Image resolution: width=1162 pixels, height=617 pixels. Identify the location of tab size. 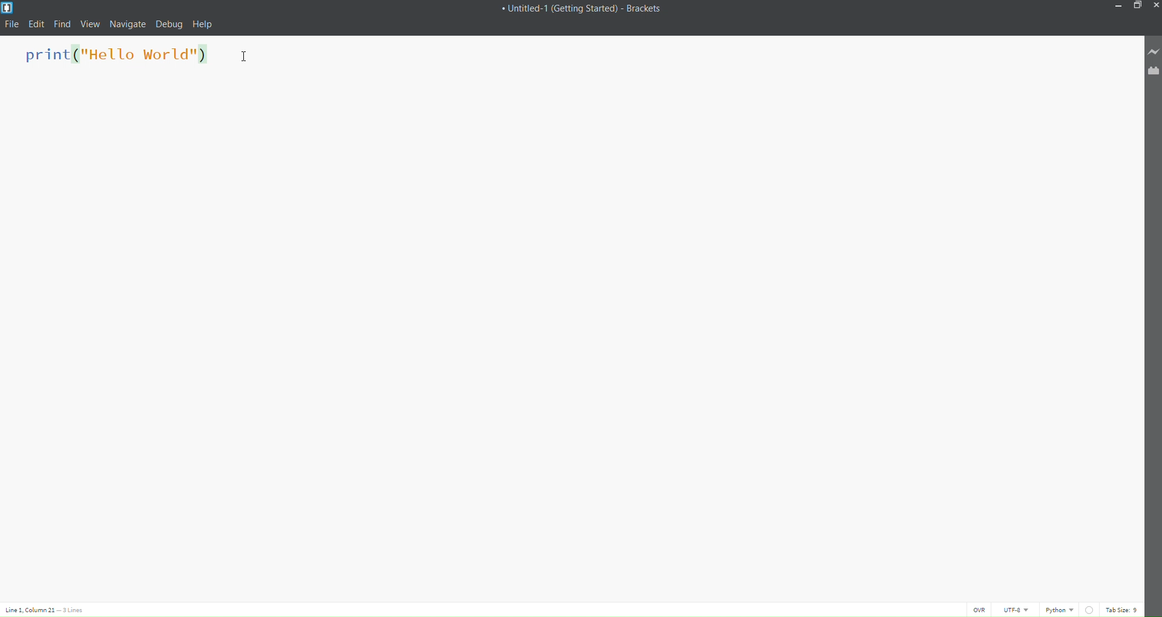
(1123, 610).